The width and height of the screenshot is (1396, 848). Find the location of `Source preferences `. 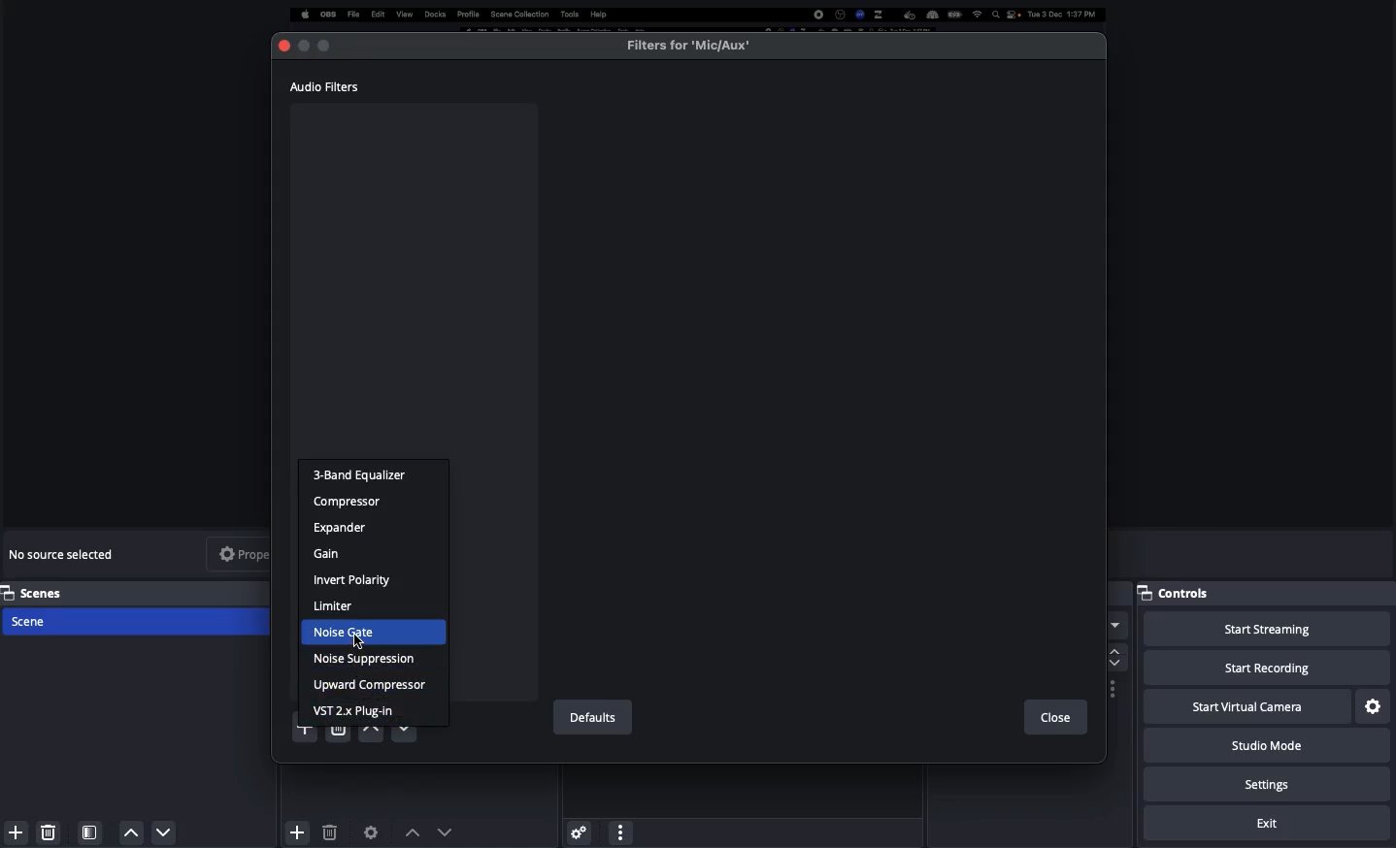

Source preferences  is located at coordinates (373, 831).